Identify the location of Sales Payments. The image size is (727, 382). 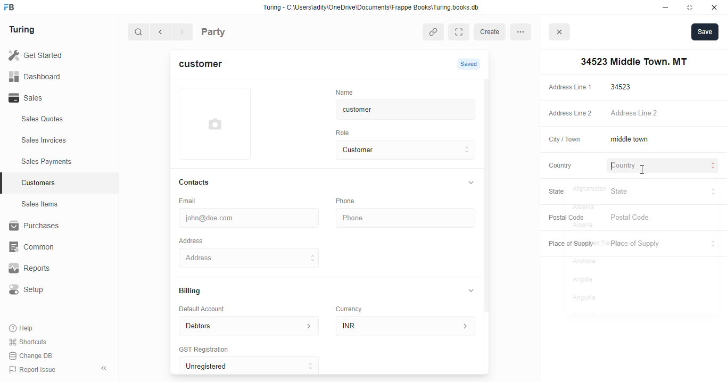
(63, 162).